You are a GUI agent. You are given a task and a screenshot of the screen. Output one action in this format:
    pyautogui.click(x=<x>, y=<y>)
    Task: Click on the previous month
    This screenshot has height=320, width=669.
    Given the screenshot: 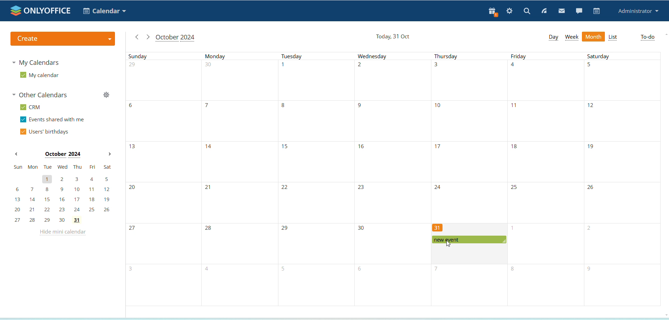 What is the action you would take?
    pyautogui.click(x=16, y=154)
    